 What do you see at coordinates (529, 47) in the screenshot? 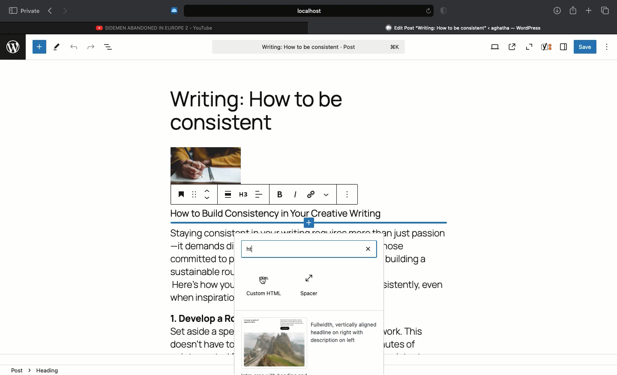
I see `Zoom out` at bounding box center [529, 47].